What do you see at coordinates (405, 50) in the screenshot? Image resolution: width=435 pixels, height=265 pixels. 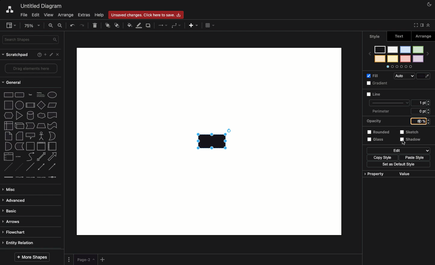 I see `color 3` at bounding box center [405, 50].